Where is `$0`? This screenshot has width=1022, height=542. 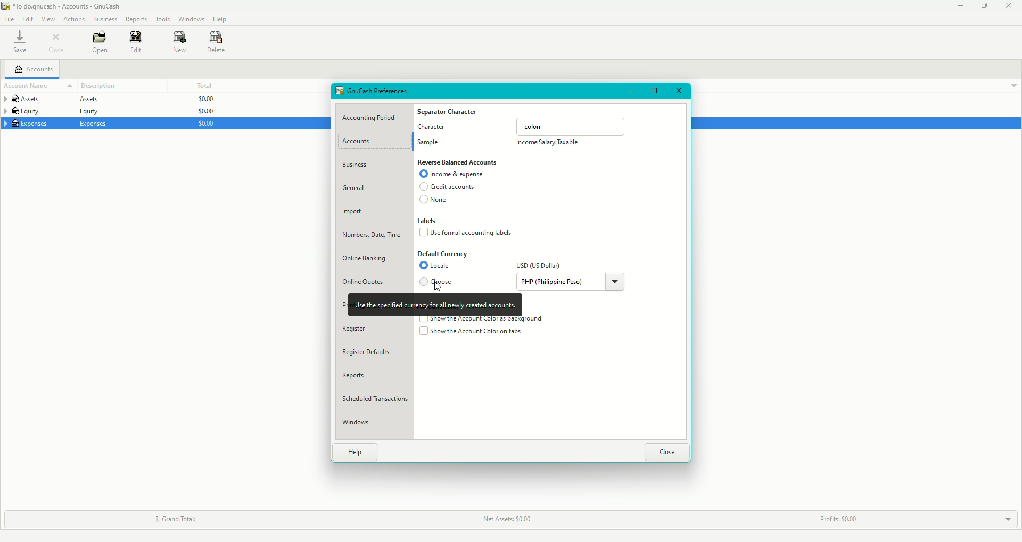
$0 is located at coordinates (203, 112).